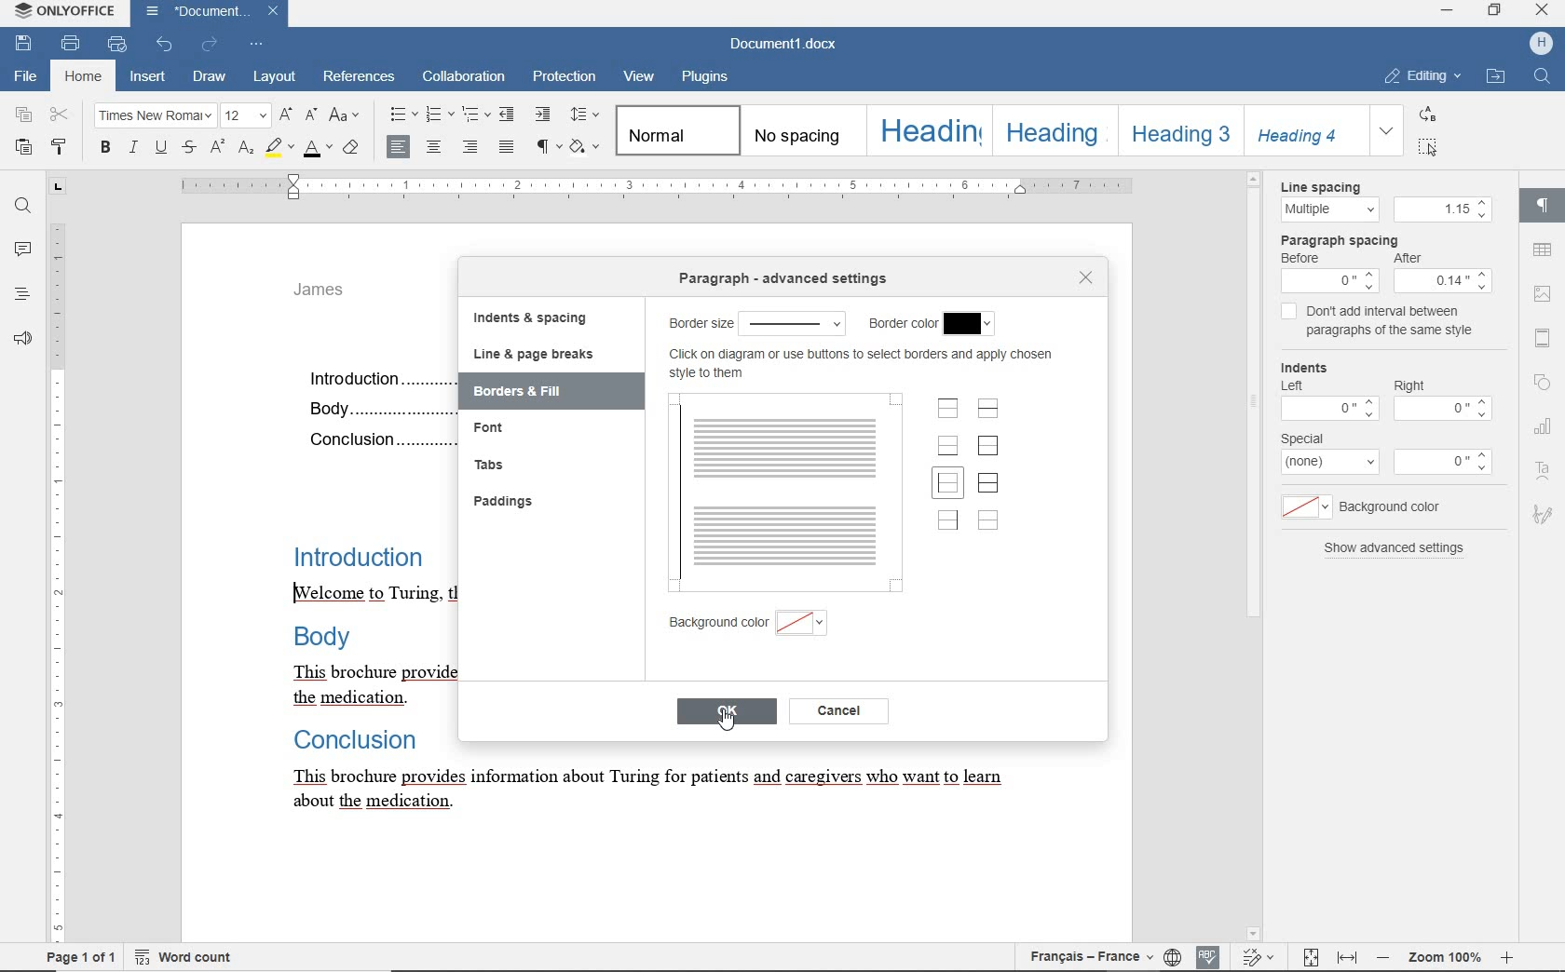 The width and height of the screenshot is (1565, 972). Describe the element at coordinates (866, 364) in the screenshot. I see `Click on diagram or use buttons to select borders and apply chosen
style to them` at that location.